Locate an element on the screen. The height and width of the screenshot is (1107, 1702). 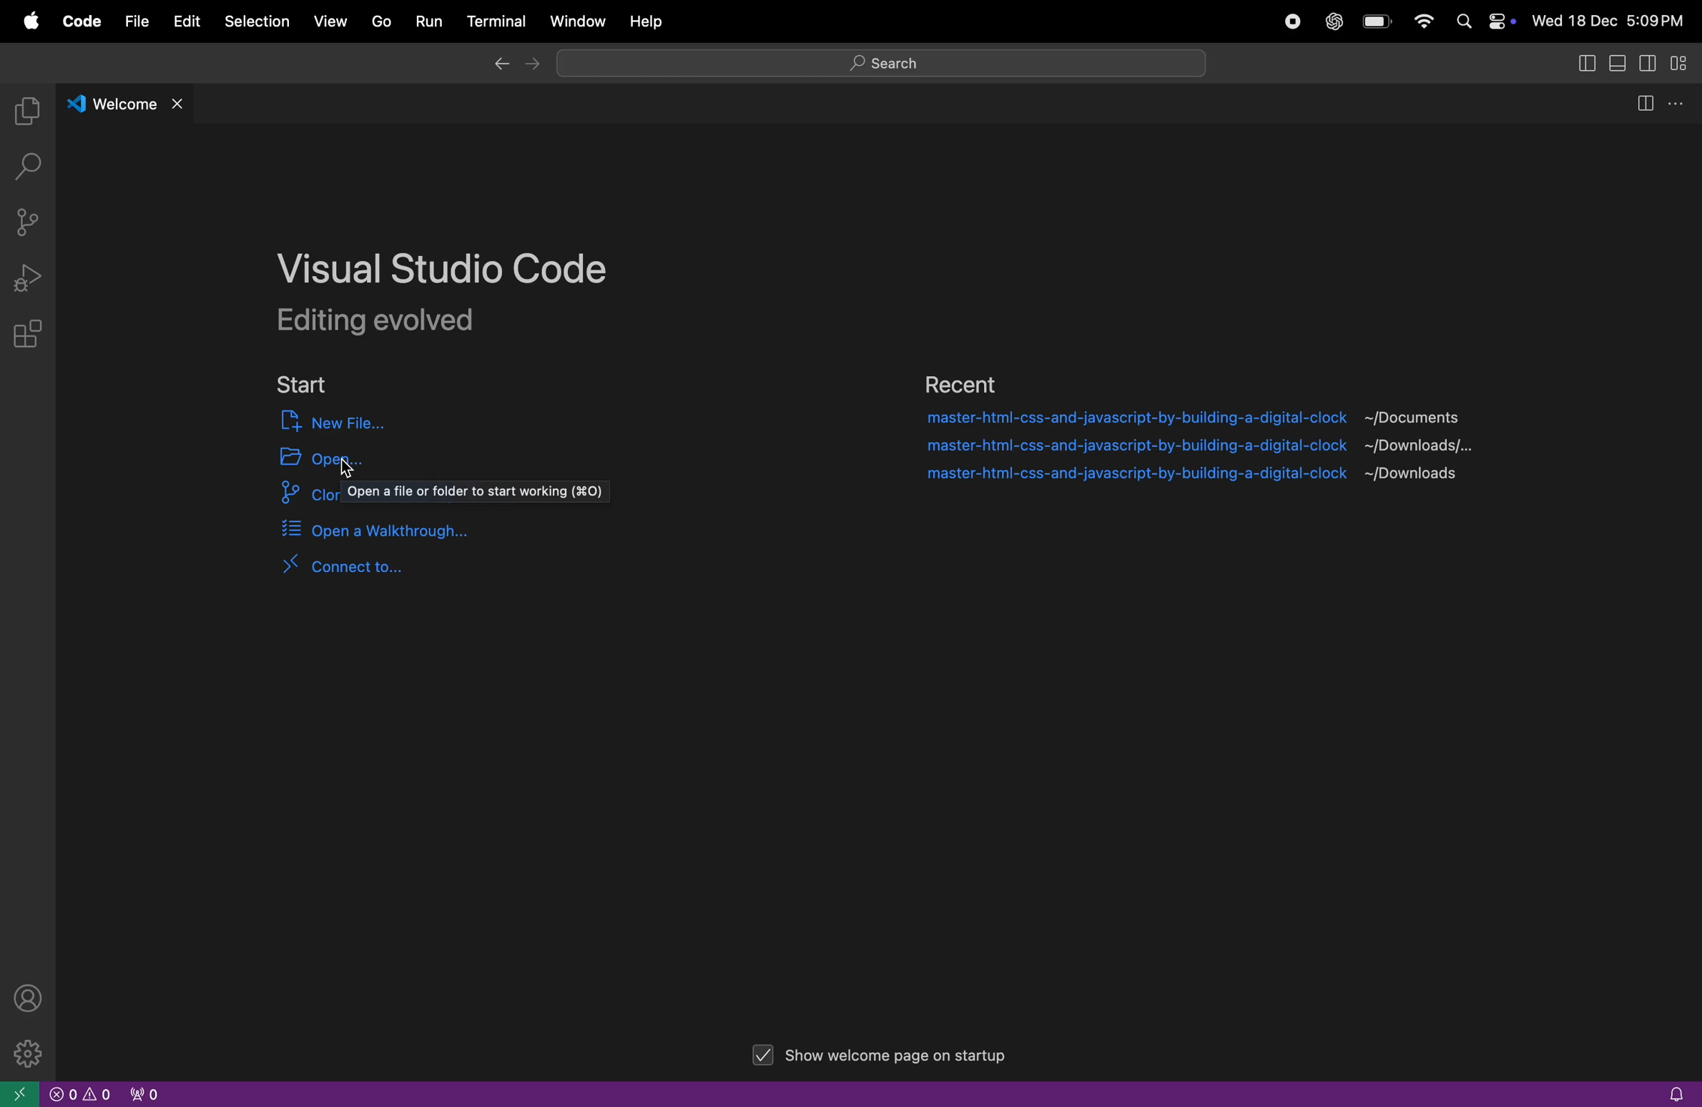
welcome tab is located at coordinates (128, 102).